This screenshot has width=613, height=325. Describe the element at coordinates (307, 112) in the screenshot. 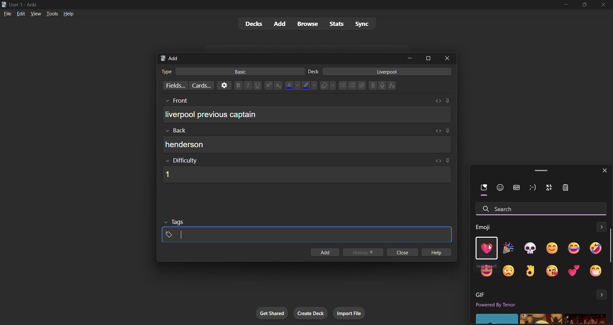

I see `card front input box` at that location.